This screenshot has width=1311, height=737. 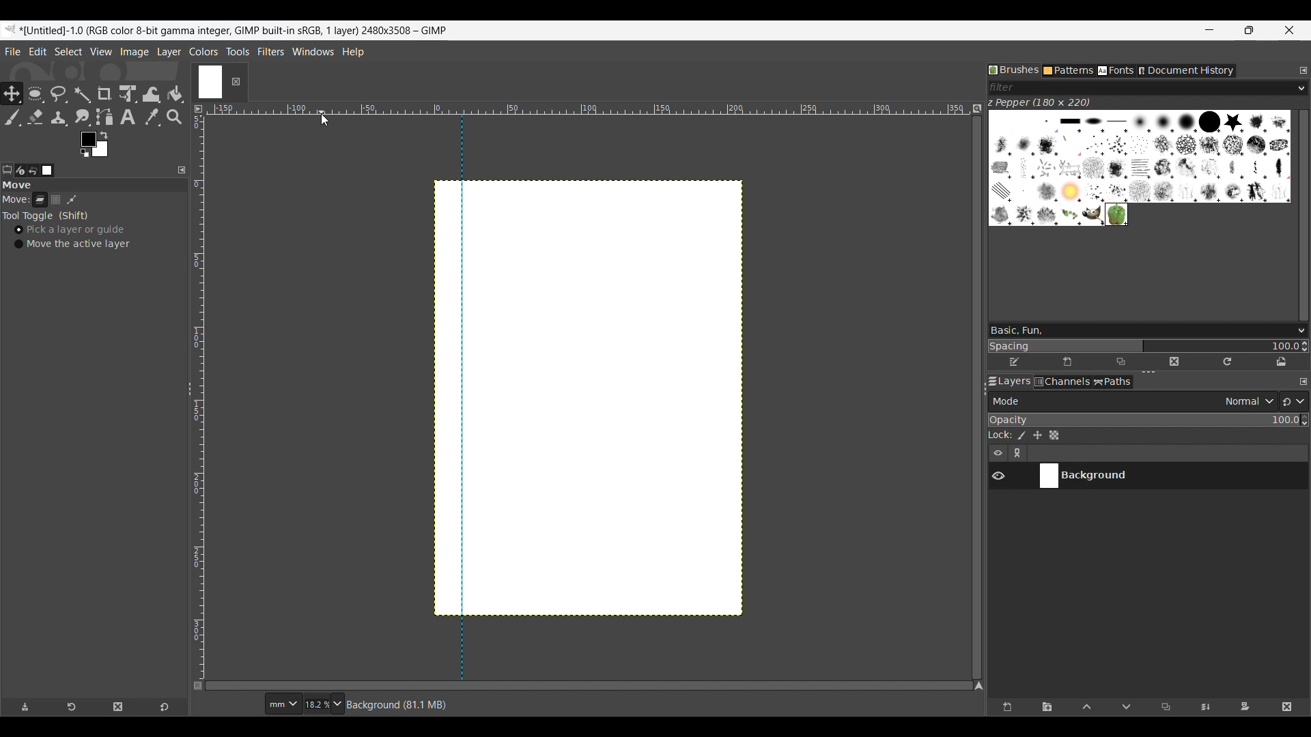 What do you see at coordinates (35, 171) in the screenshot?
I see `Undo history` at bounding box center [35, 171].